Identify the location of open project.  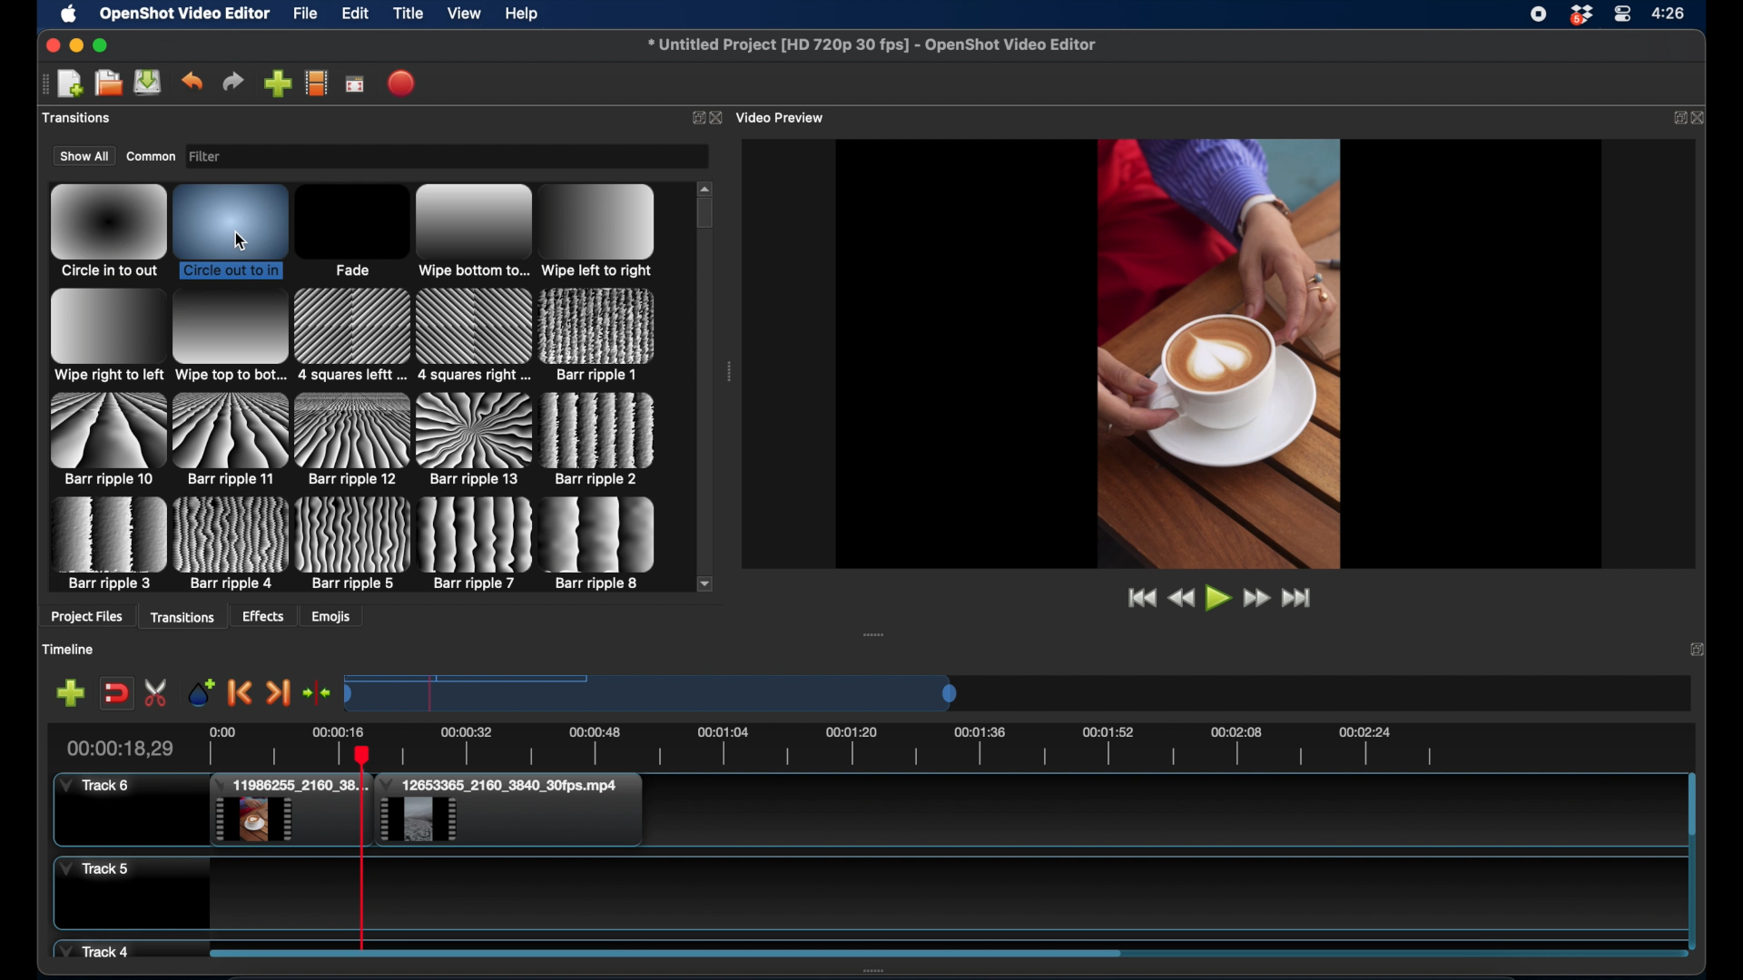
(70, 84).